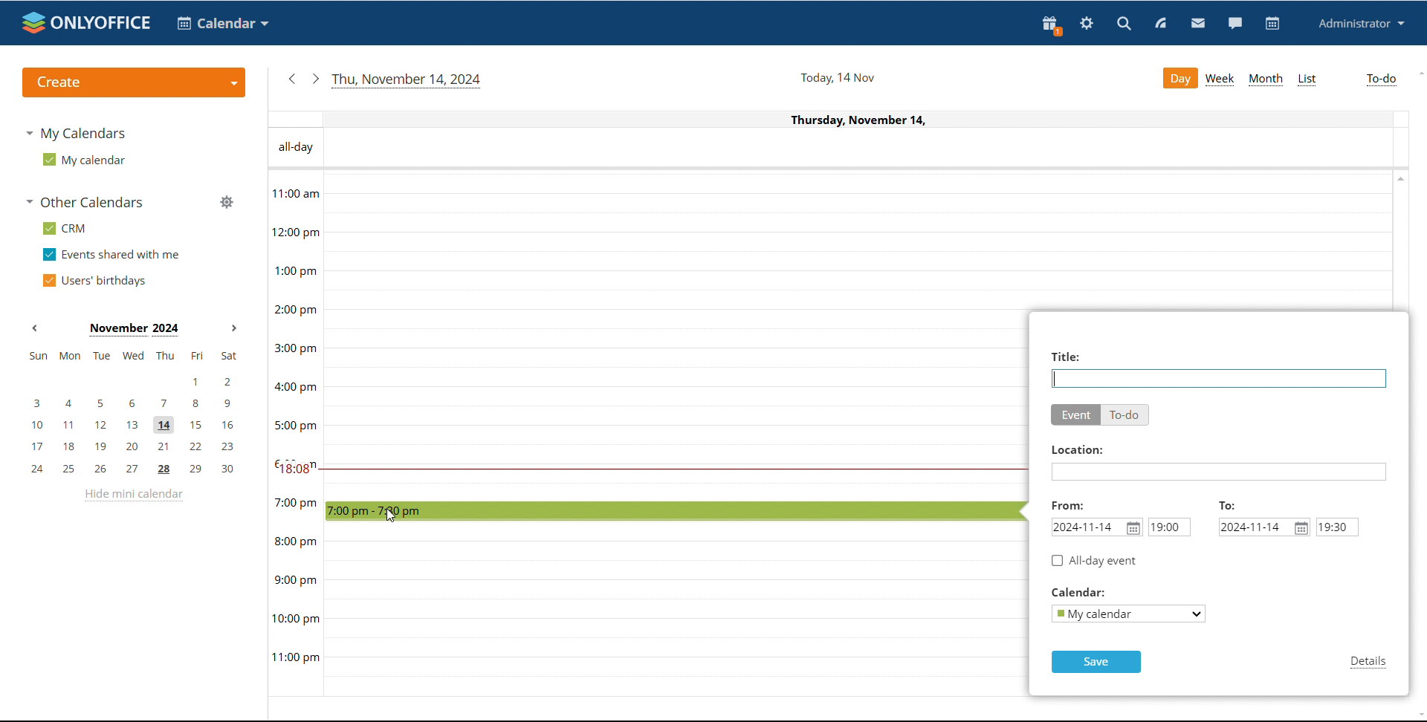 The image size is (1427, 722). Describe the element at coordinates (1077, 449) in the screenshot. I see `Location` at that location.